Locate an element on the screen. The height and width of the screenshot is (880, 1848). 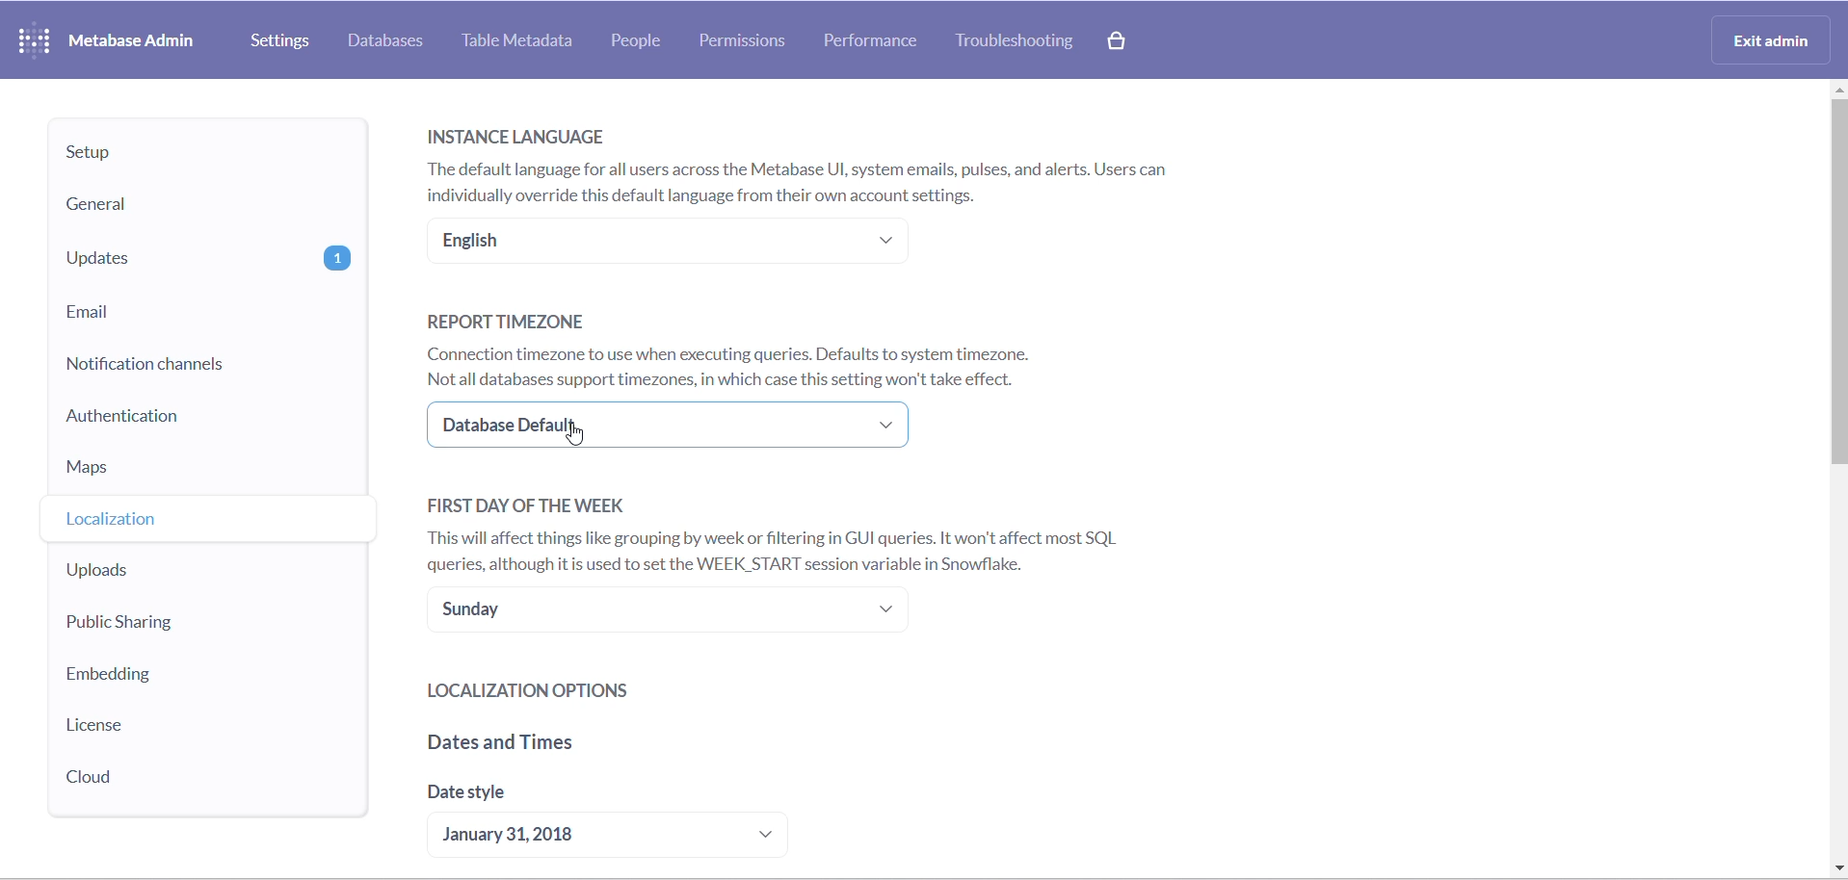
timezone options is located at coordinates (677, 427).